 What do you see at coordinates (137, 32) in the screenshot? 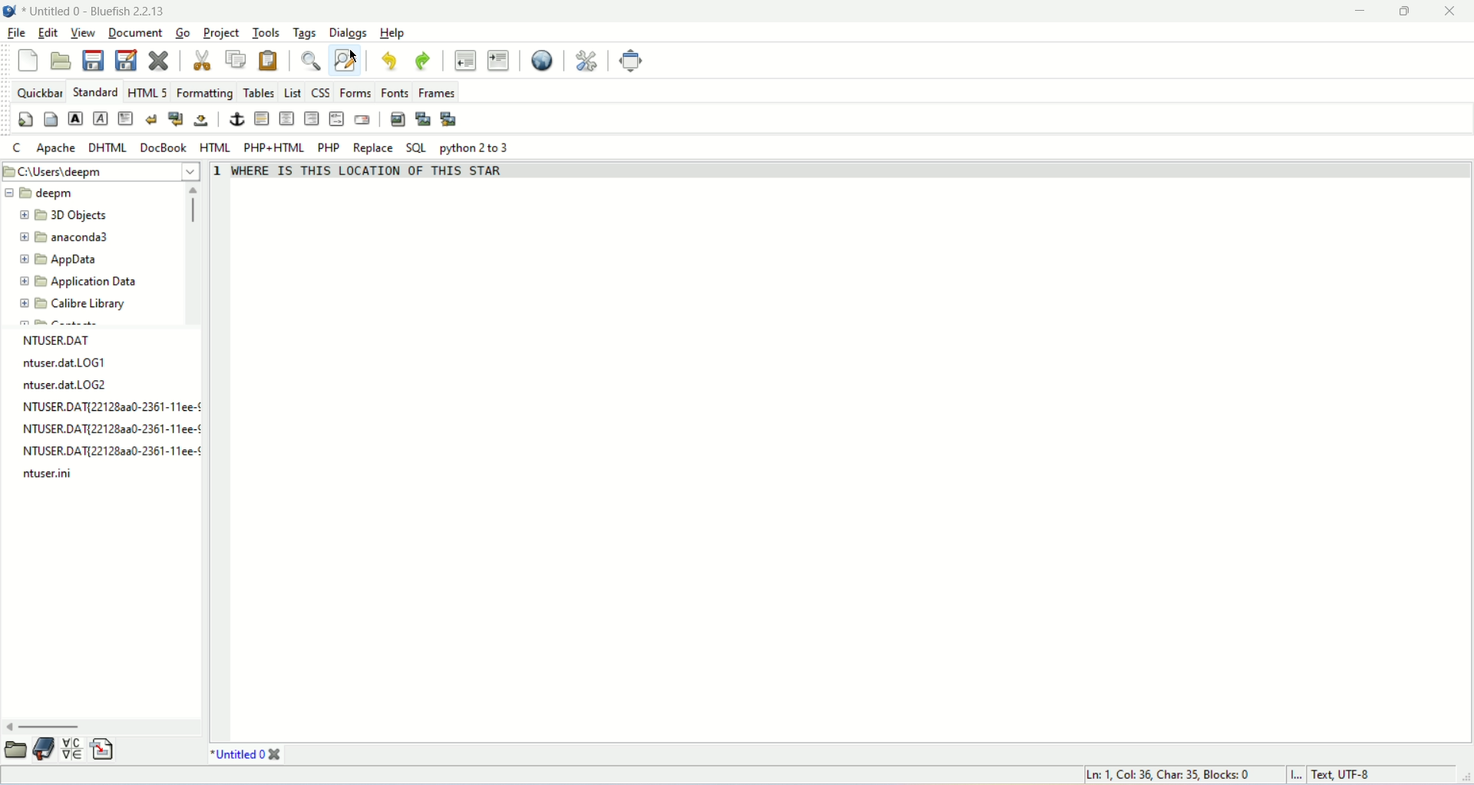
I see `document` at bounding box center [137, 32].